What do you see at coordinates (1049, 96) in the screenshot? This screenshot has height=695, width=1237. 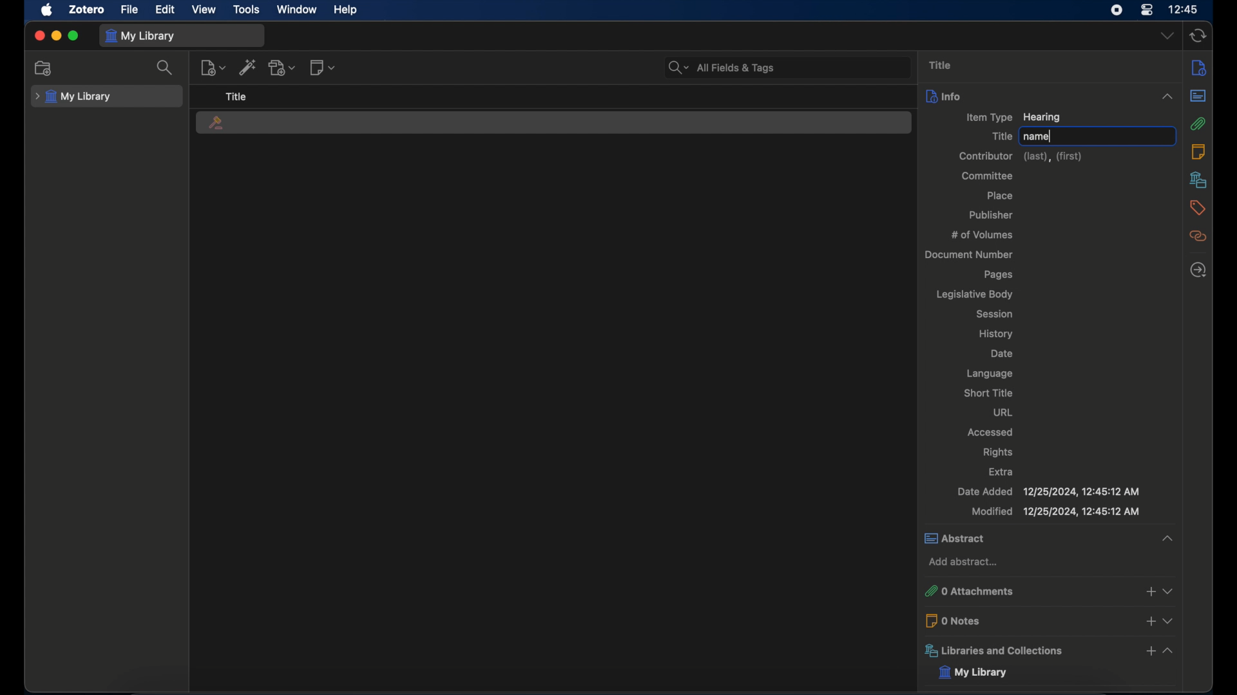 I see `info` at bounding box center [1049, 96].